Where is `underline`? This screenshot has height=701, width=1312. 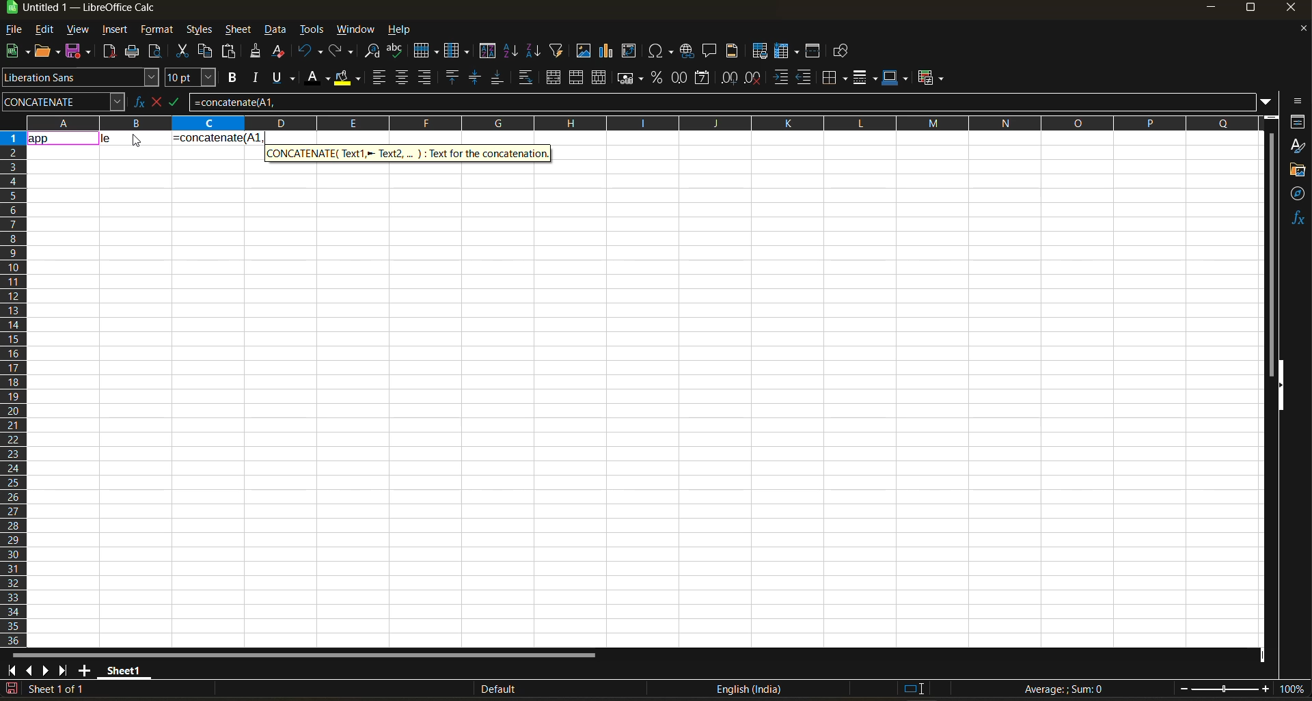
underline is located at coordinates (287, 77).